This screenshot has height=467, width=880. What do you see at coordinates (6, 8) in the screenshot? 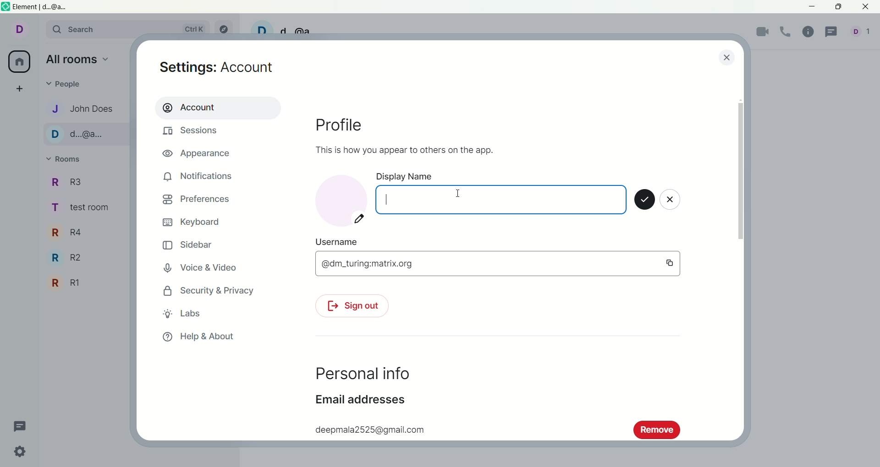
I see `logo` at bounding box center [6, 8].